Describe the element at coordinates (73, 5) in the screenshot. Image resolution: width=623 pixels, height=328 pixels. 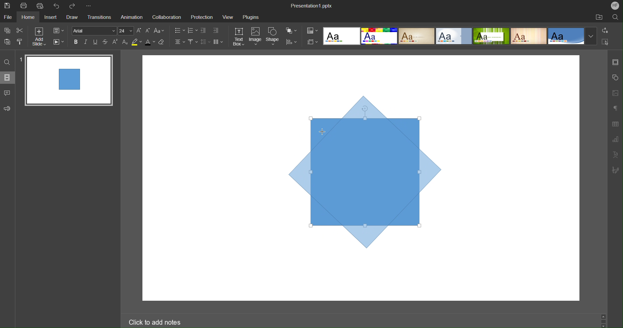
I see `Redo` at that location.